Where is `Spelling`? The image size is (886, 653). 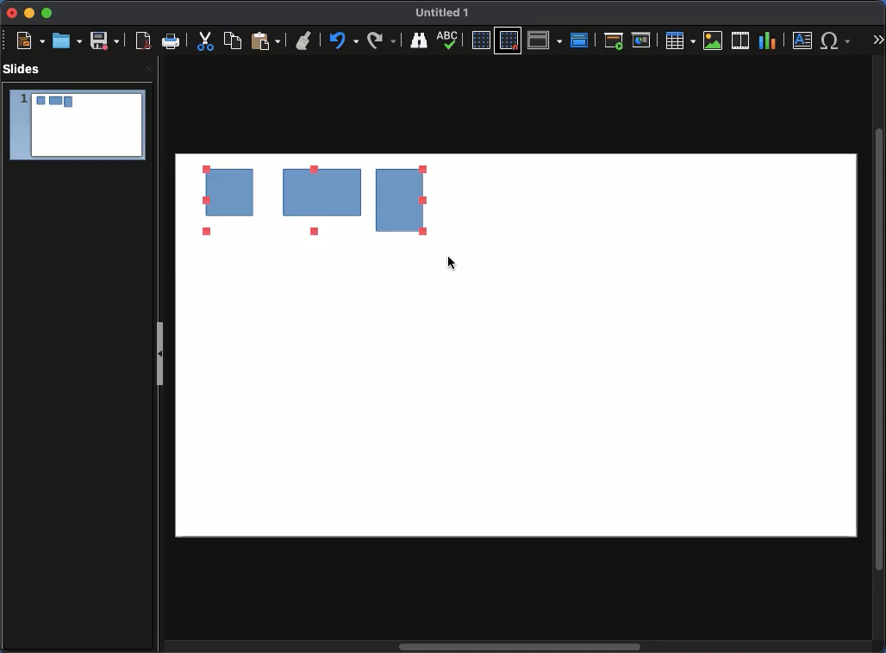 Spelling is located at coordinates (418, 40).